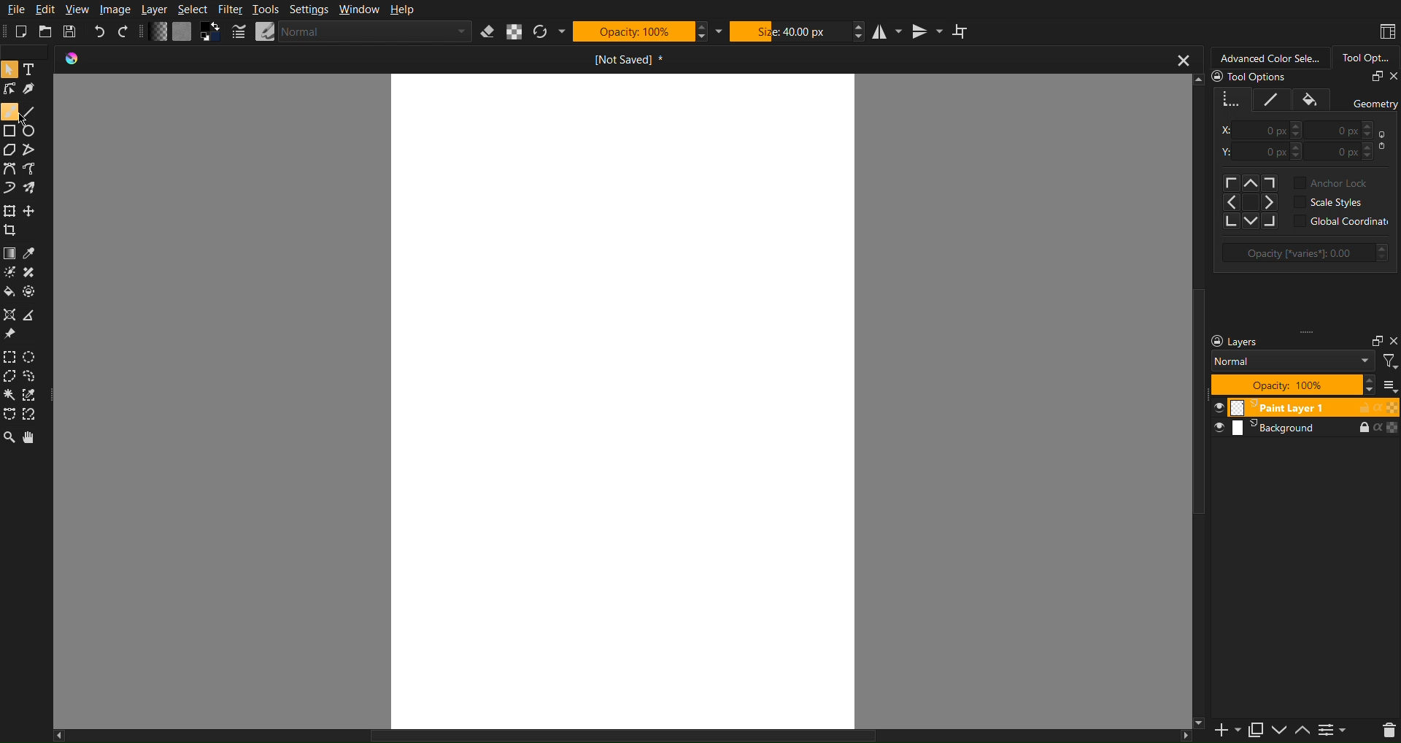  What do you see at coordinates (155, 9) in the screenshot?
I see `Layer` at bounding box center [155, 9].